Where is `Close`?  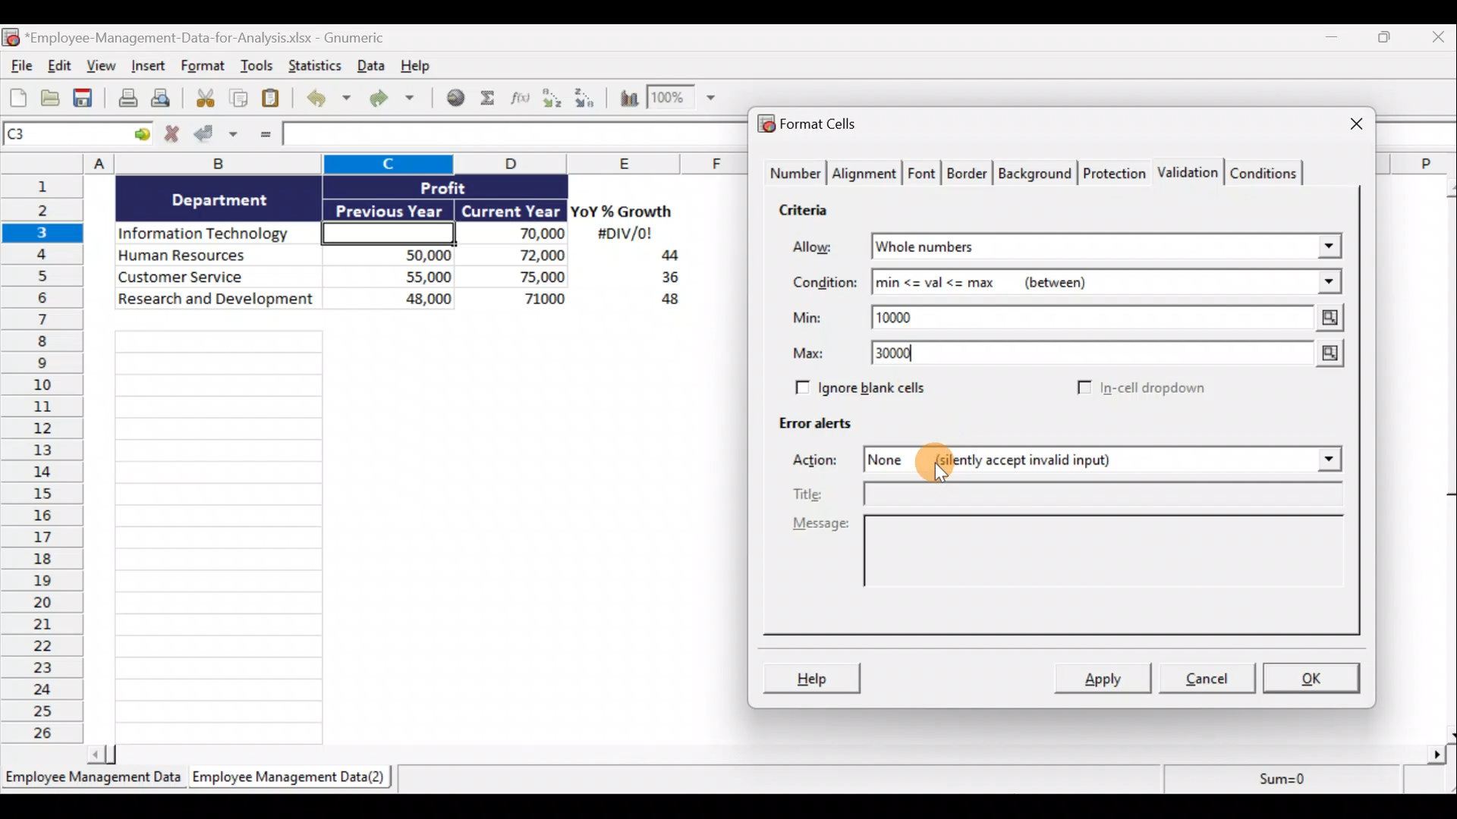 Close is located at coordinates (1342, 125).